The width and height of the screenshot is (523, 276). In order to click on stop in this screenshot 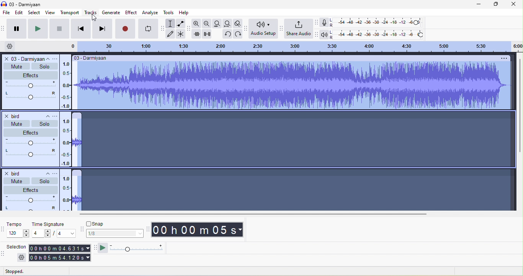, I will do `click(59, 28)`.